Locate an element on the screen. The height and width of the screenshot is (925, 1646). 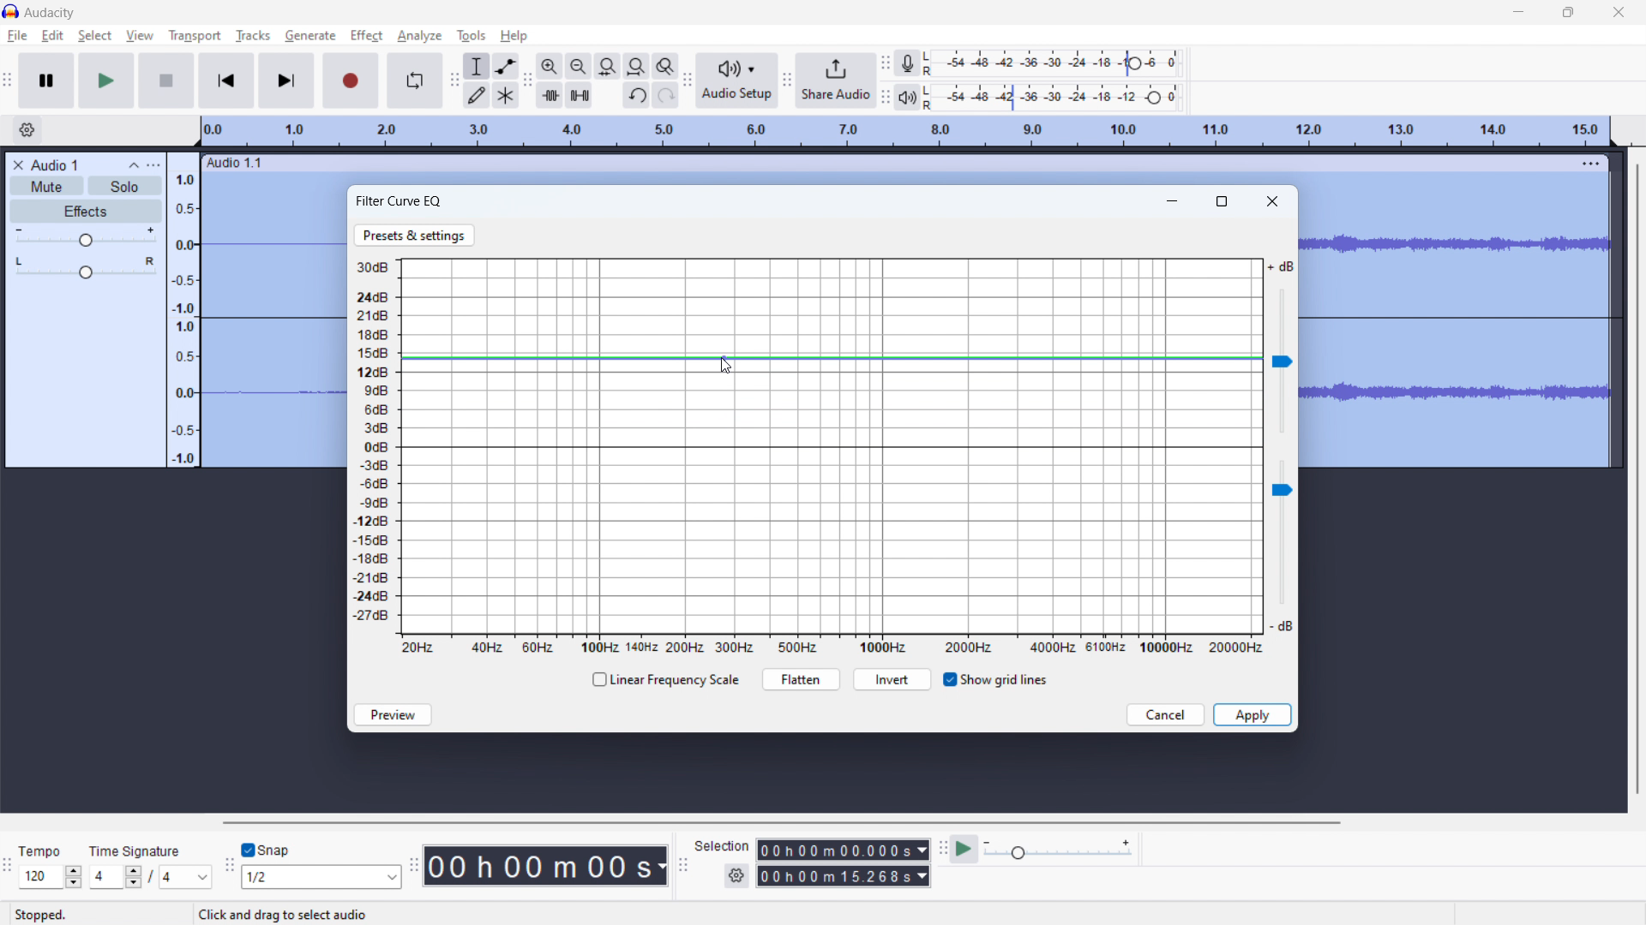
Tempo is located at coordinates (50, 851).